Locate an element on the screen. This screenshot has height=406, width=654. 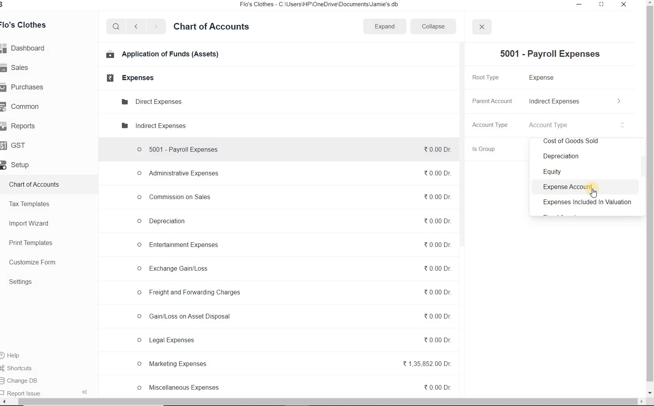
© Legal Expenses 0.00 Dr. is located at coordinates (292, 340).